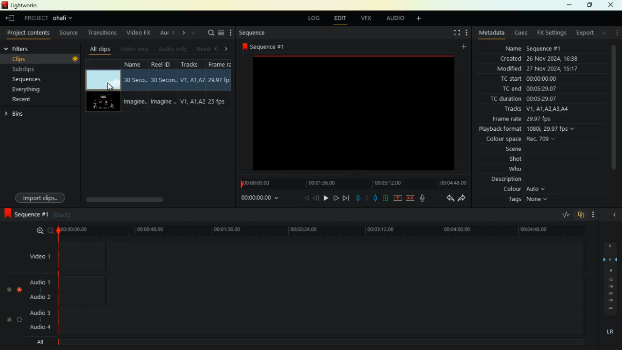 The width and height of the screenshot is (622, 350). What do you see at coordinates (102, 103) in the screenshot?
I see `video` at bounding box center [102, 103].